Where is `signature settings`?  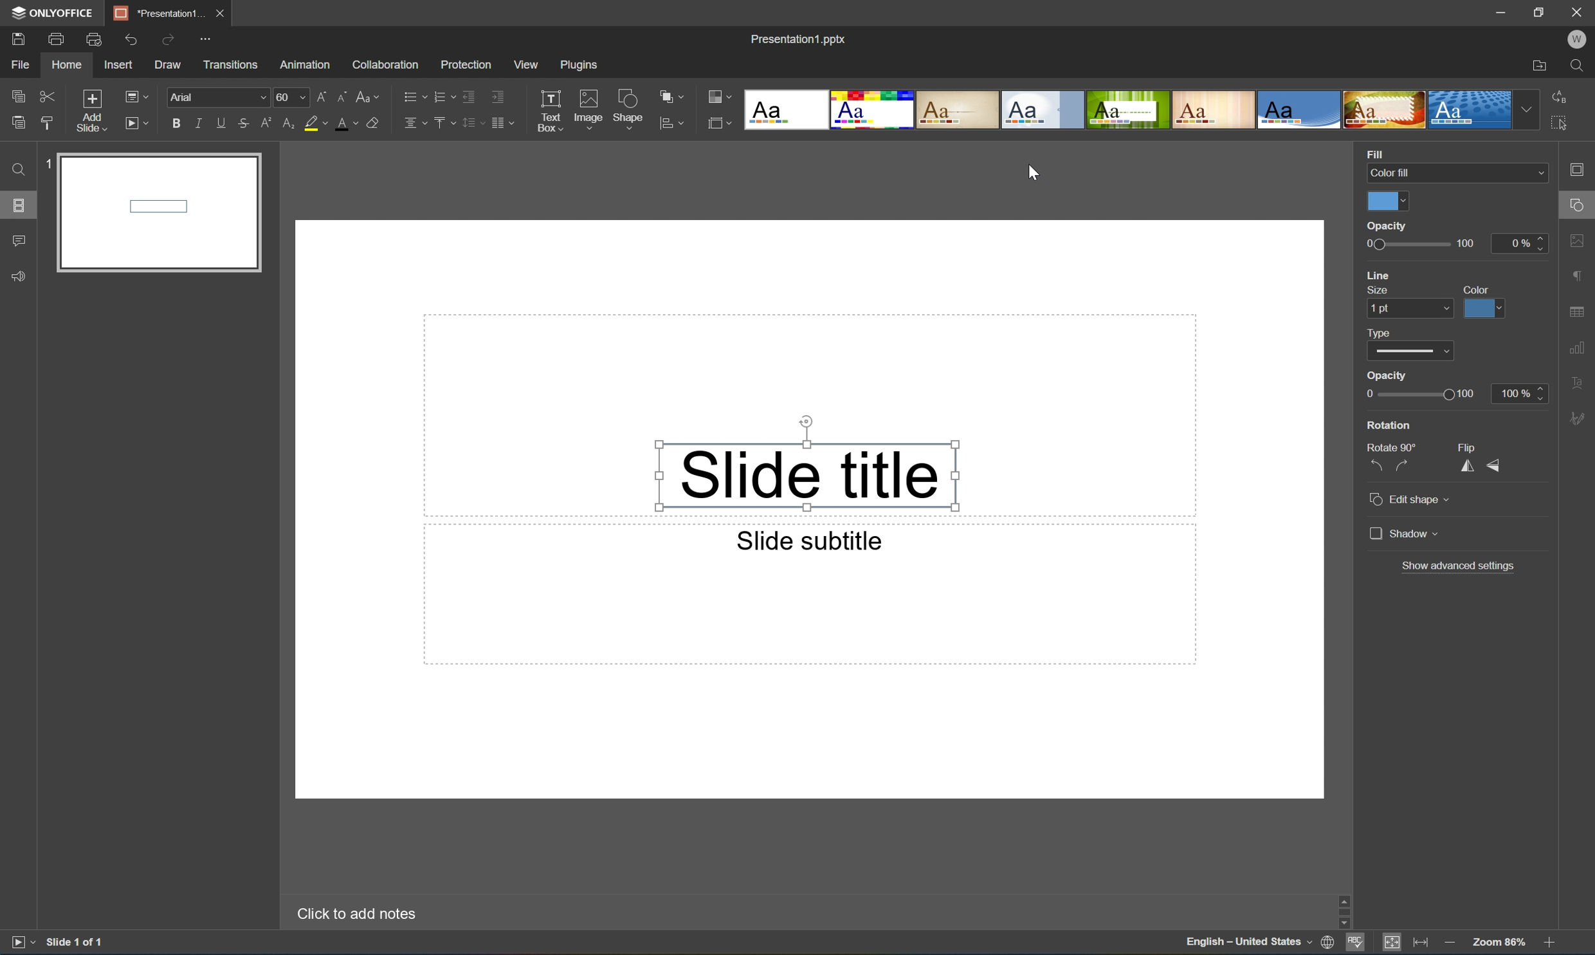
signature settings is located at coordinates (1579, 419).